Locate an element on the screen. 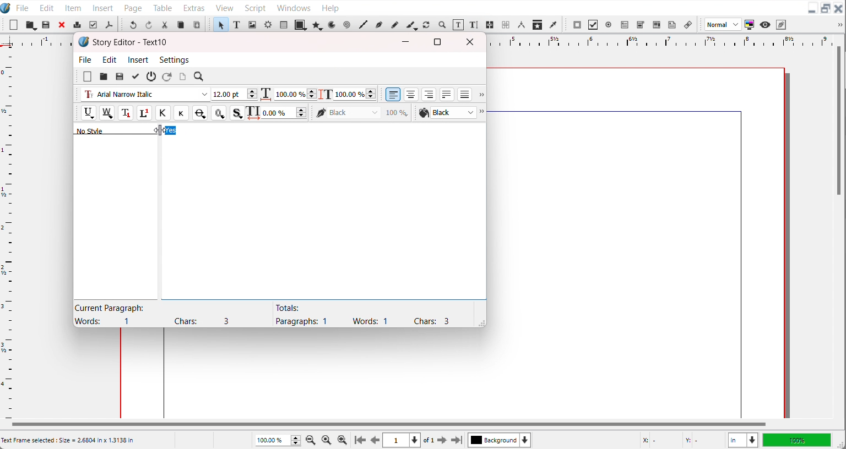 This screenshot has width=846, height=449. Minimize is located at coordinates (406, 42).